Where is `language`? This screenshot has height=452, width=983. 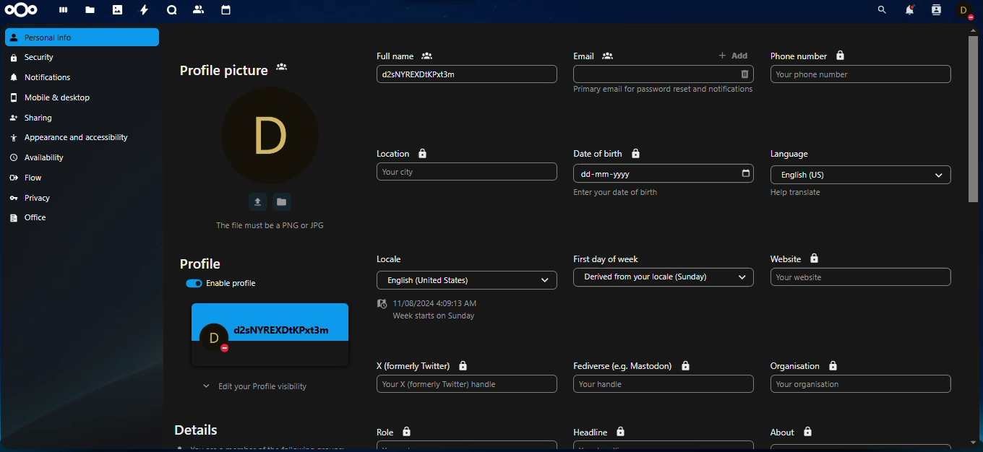 language is located at coordinates (791, 155).